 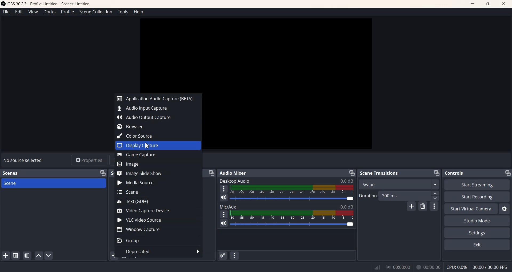 What do you see at coordinates (352, 173) in the screenshot?
I see `Minimize` at bounding box center [352, 173].